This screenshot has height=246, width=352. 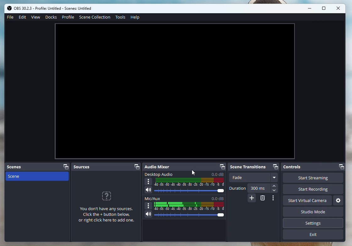 What do you see at coordinates (254, 189) in the screenshot?
I see `Duration` at bounding box center [254, 189].